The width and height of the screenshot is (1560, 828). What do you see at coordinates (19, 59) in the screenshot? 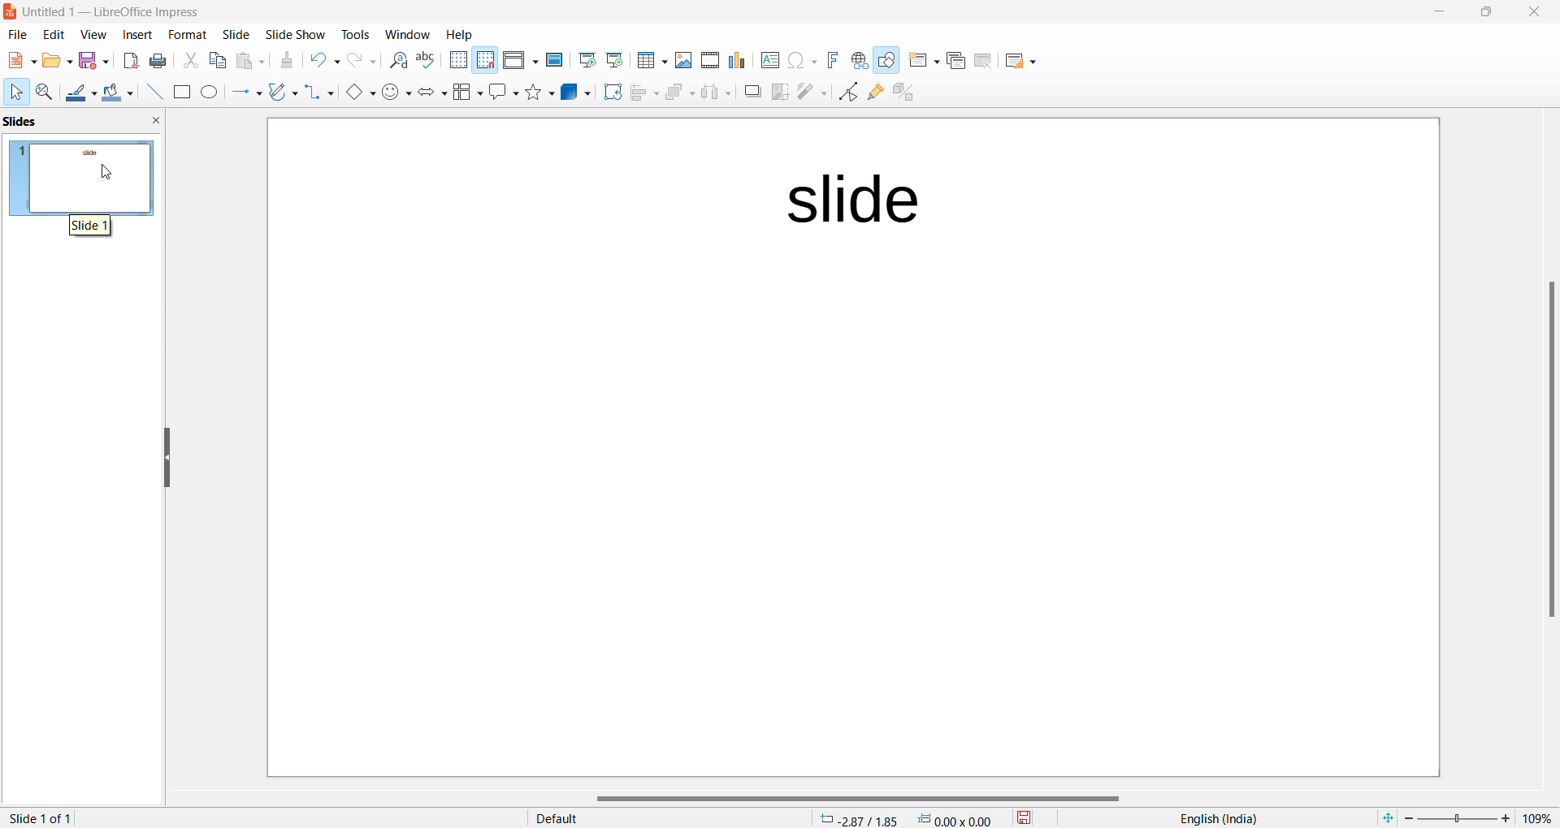
I see `New file` at bounding box center [19, 59].